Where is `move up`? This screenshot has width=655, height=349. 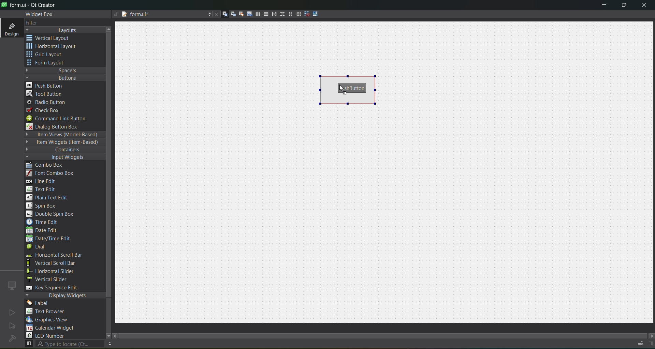
move up is located at coordinates (110, 28).